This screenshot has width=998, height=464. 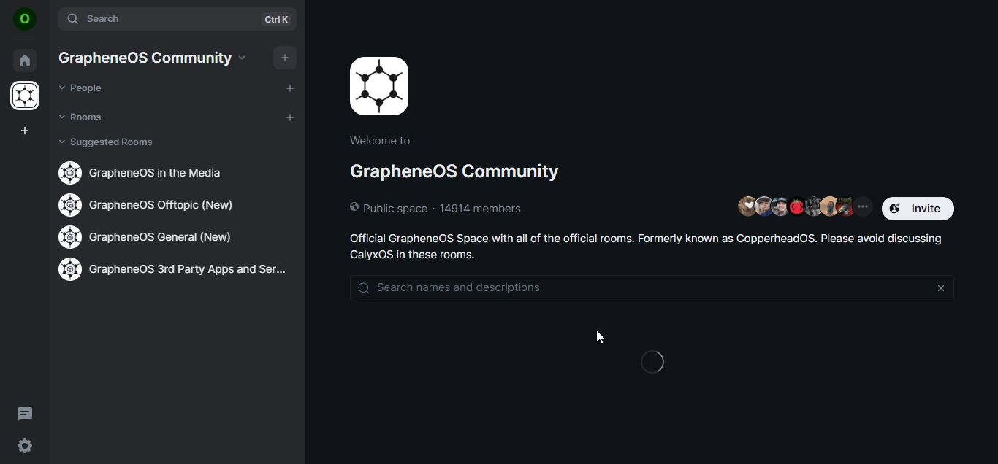 What do you see at coordinates (557, 287) in the screenshot?
I see `search names and descriptions` at bounding box center [557, 287].